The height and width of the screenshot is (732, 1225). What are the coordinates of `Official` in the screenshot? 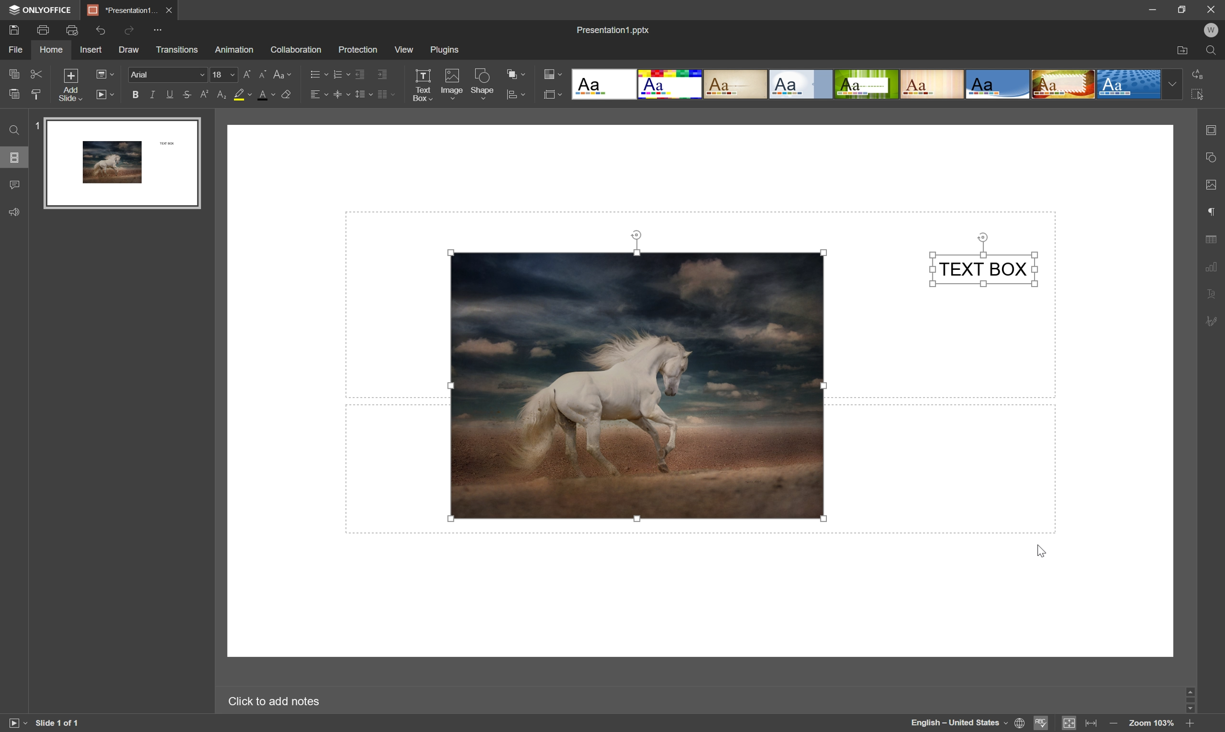 It's located at (801, 85).